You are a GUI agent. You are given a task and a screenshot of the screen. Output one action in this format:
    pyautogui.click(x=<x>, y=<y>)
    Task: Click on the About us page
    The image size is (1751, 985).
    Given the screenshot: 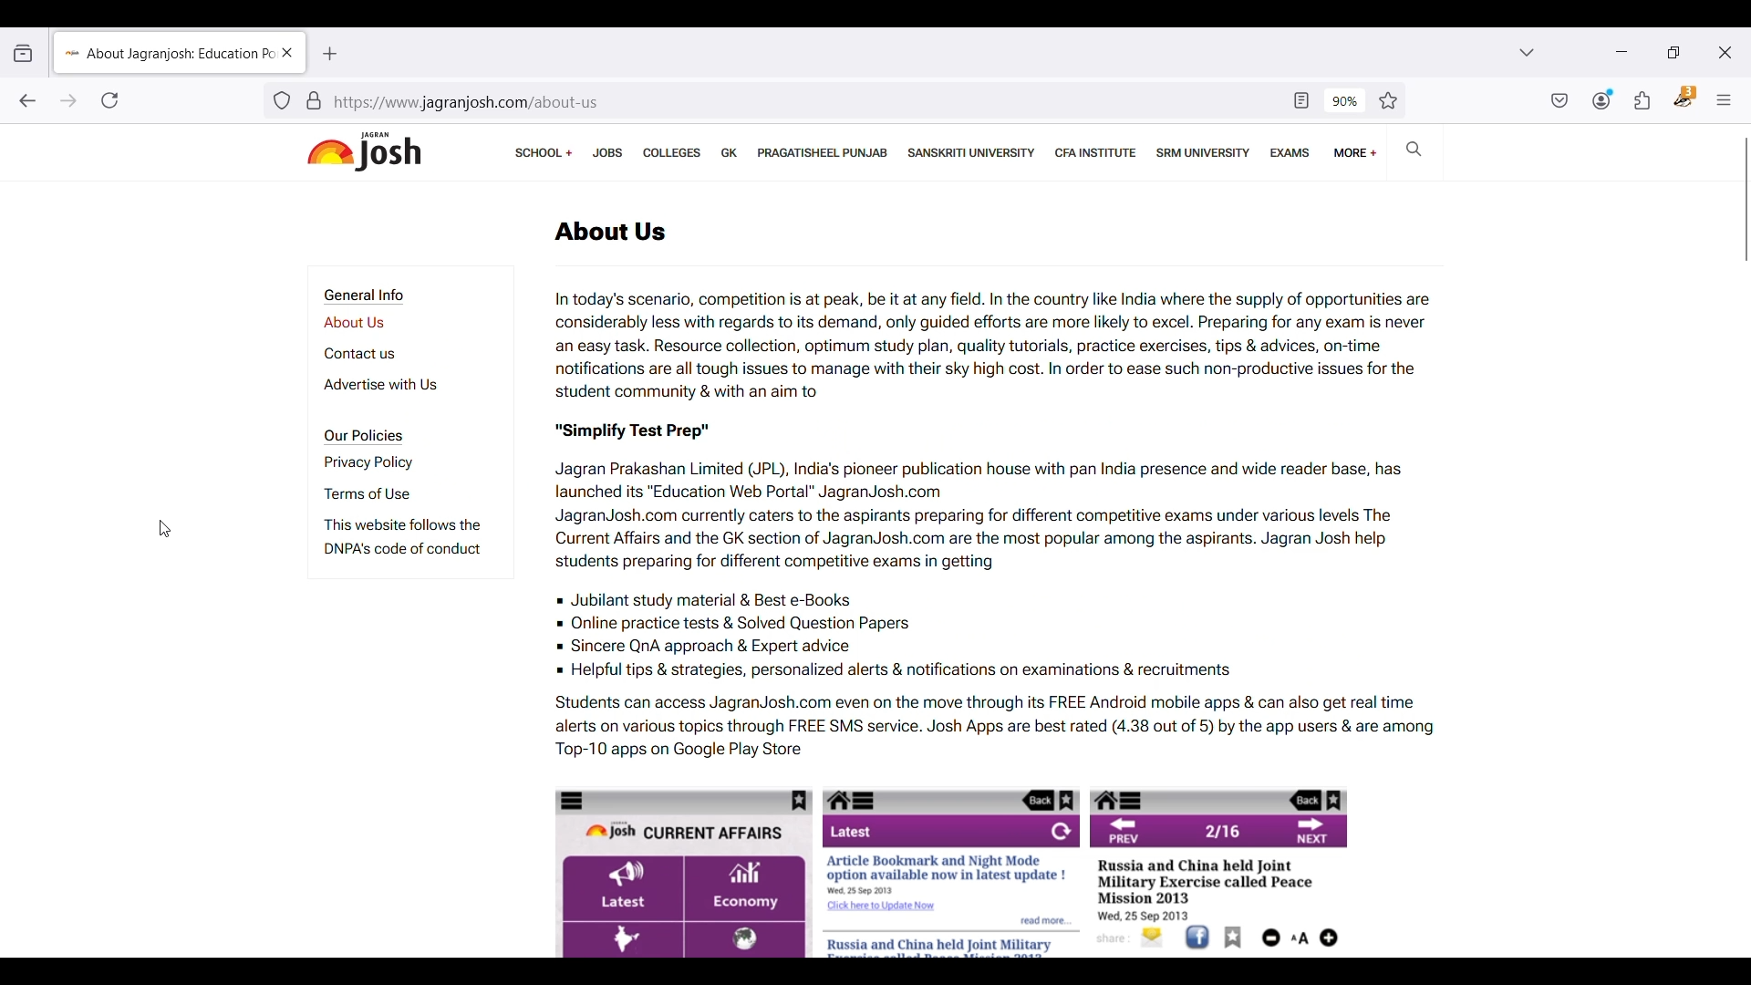 What is the action you would take?
    pyautogui.click(x=382, y=323)
    